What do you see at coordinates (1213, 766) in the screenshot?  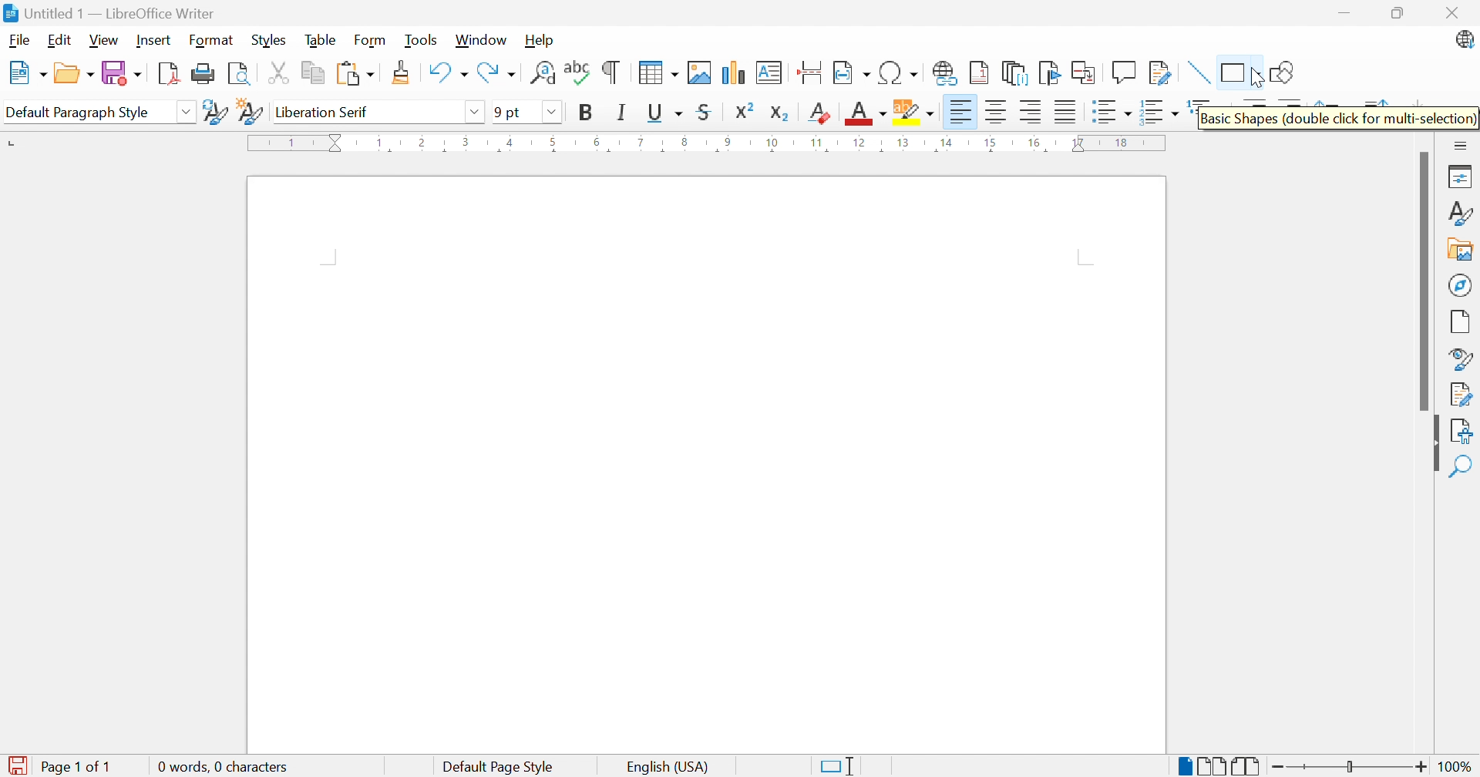 I see `Multiple-page view` at bounding box center [1213, 766].